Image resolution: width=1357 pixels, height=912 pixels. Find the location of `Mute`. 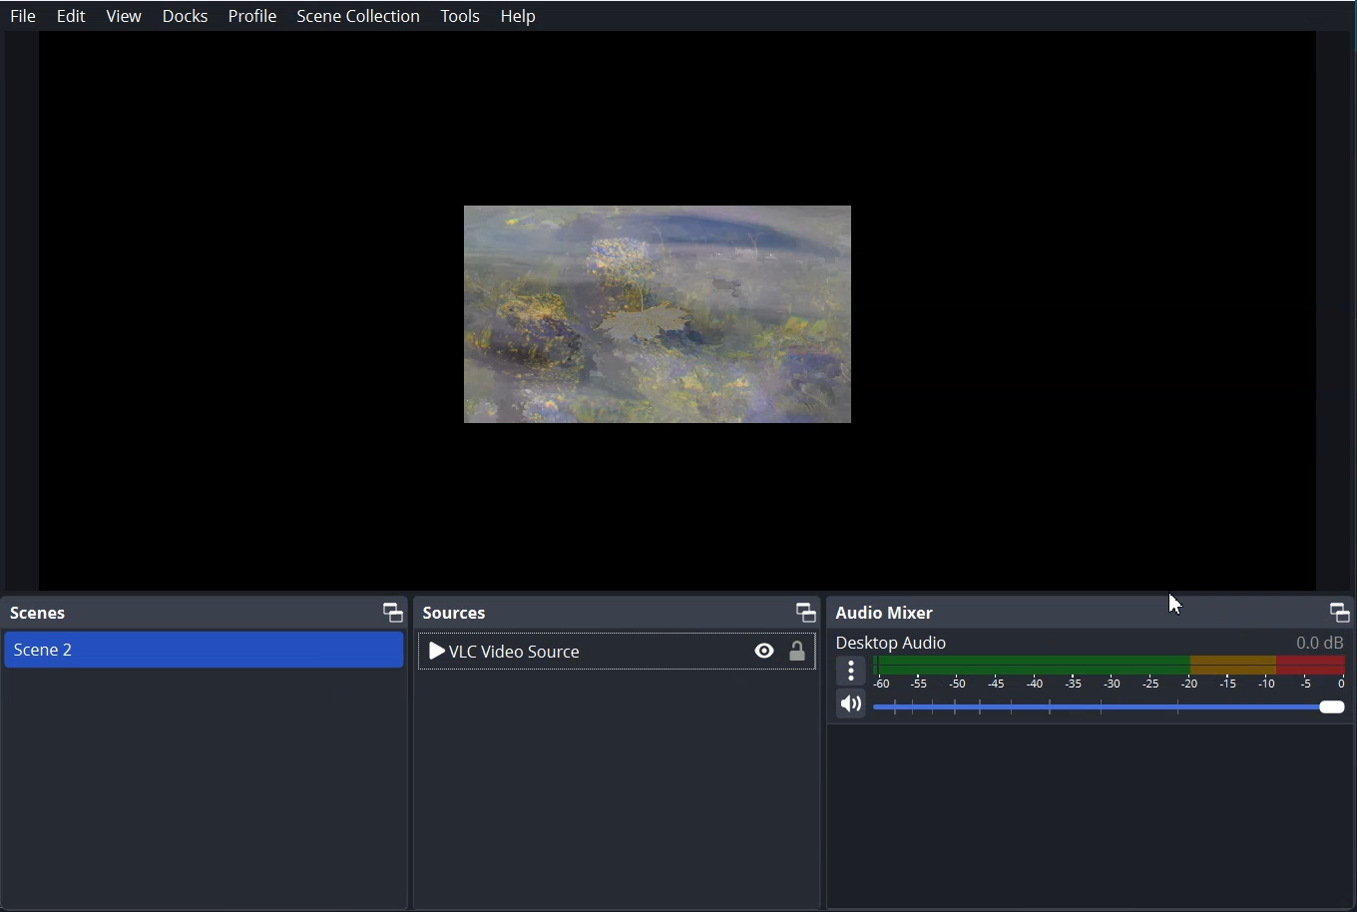

Mute is located at coordinates (851, 709).